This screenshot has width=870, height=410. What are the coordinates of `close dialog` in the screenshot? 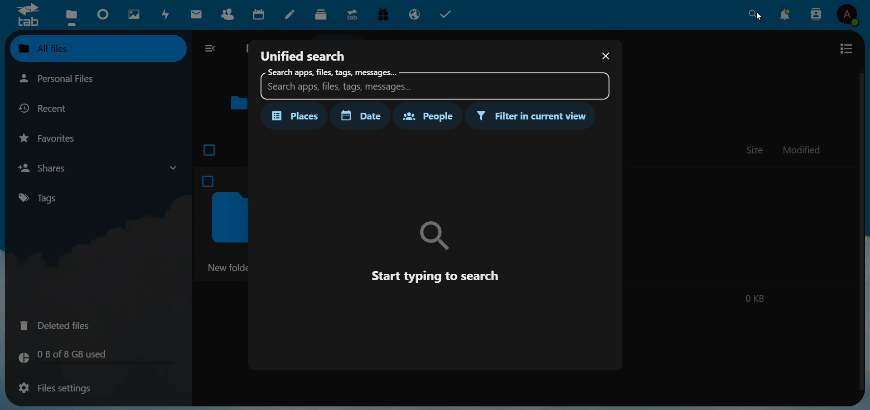 It's located at (604, 57).